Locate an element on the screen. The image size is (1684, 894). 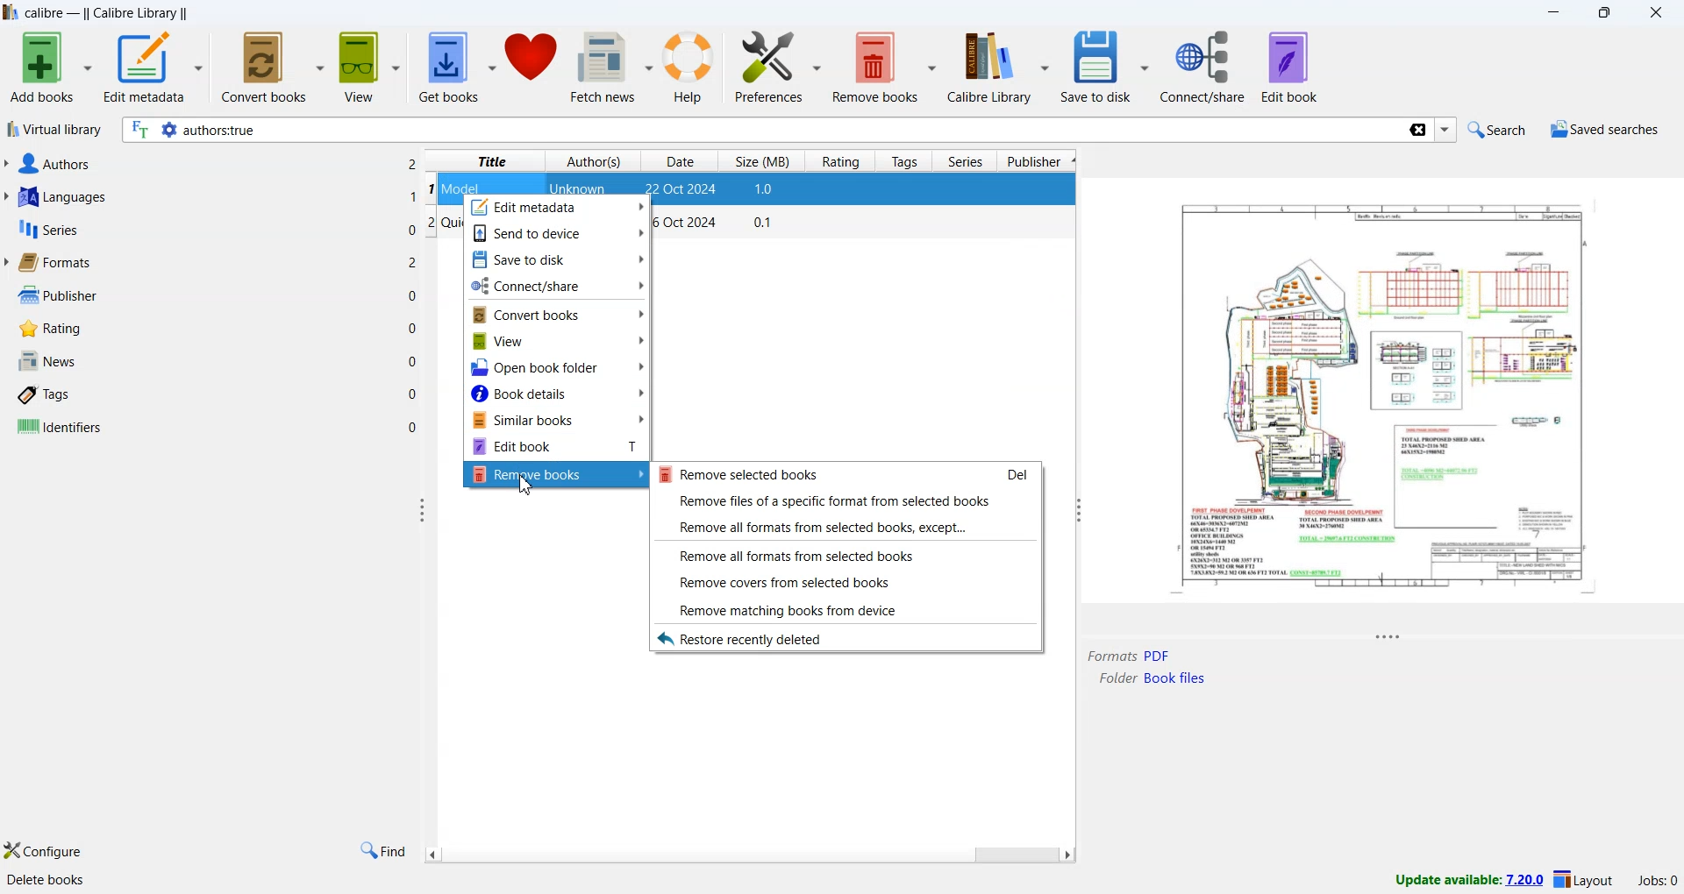
app name is located at coordinates (11, 12).